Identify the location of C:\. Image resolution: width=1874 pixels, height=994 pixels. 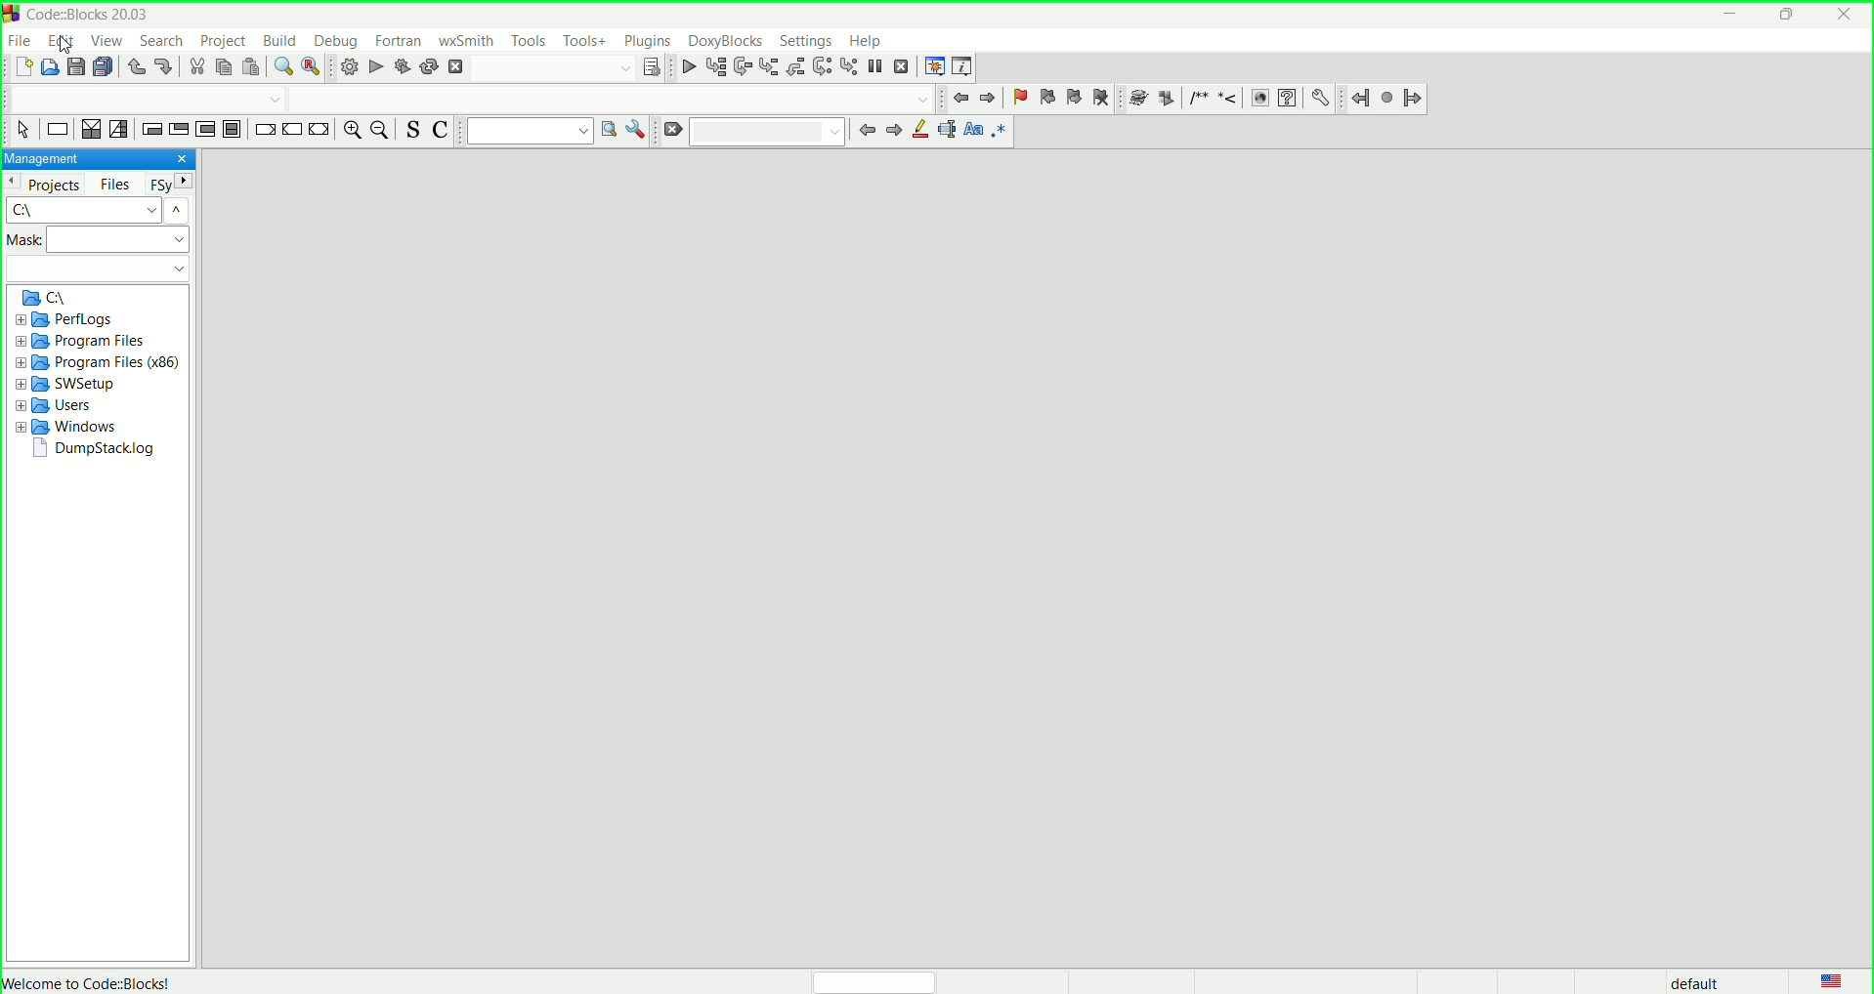
(43, 297).